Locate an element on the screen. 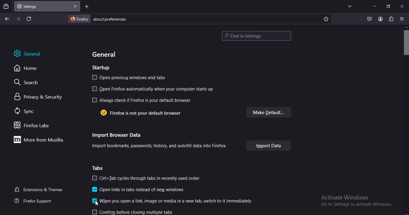  general is located at coordinates (27, 54).